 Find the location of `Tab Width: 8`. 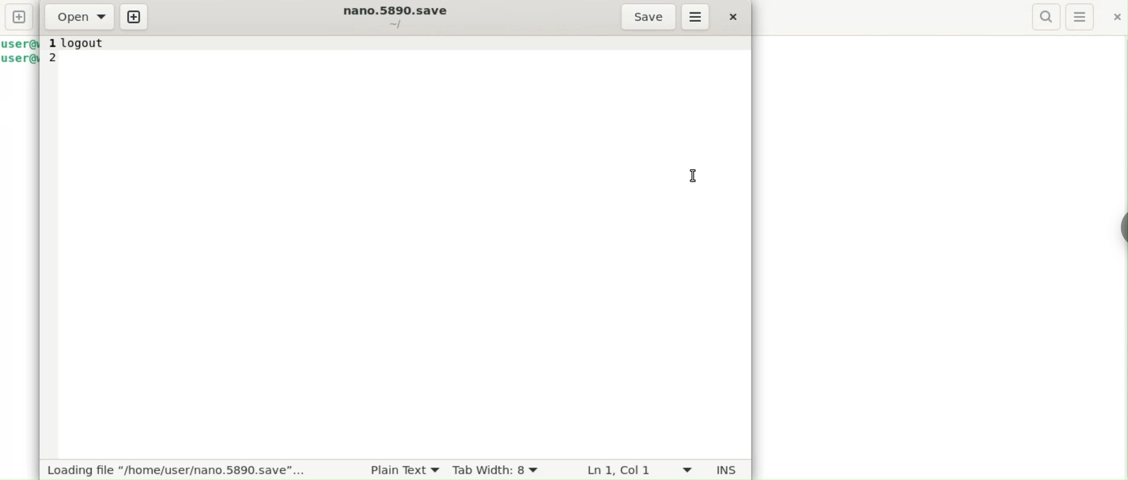

Tab Width: 8 is located at coordinates (500, 469).